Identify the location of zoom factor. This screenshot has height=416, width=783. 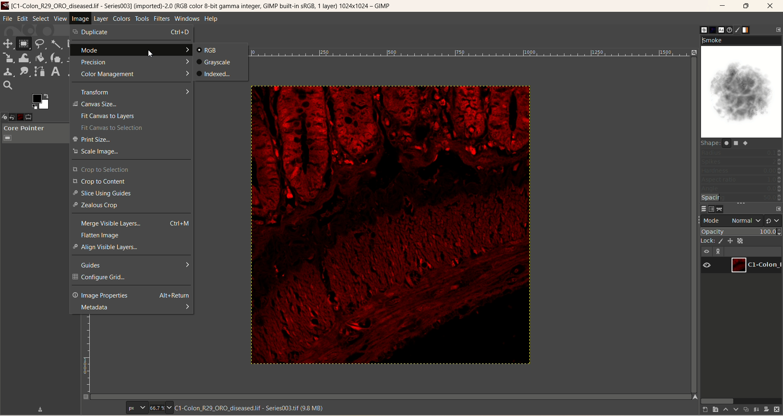
(162, 408).